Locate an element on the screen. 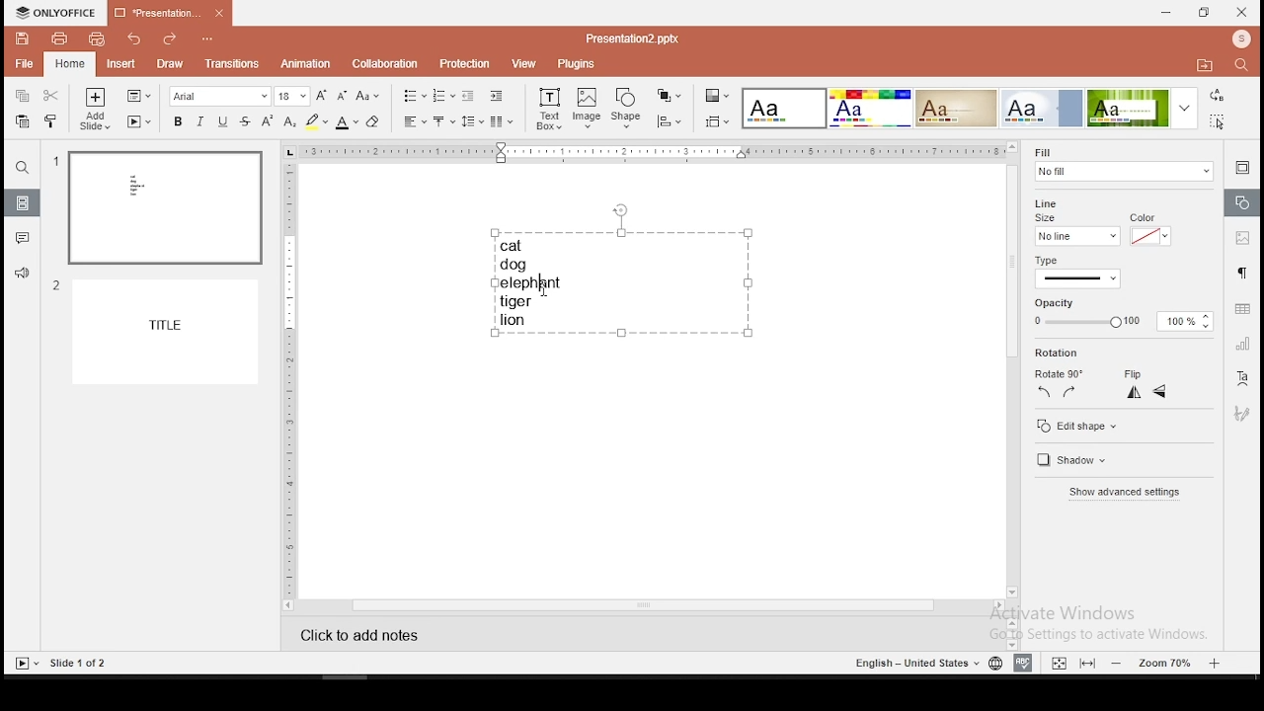 The image size is (1264, 711). cursor is located at coordinates (543, 283).